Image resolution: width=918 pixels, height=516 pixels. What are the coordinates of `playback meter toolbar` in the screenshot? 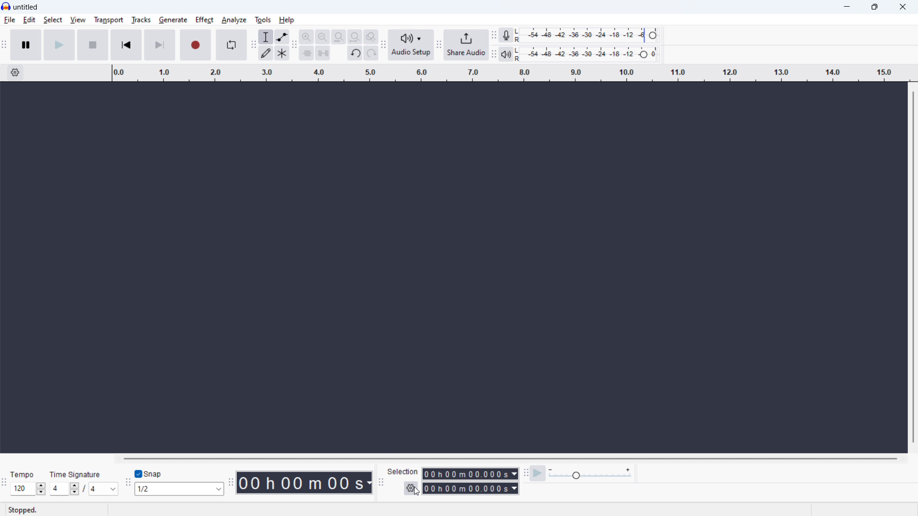 It's located at (493, 54).